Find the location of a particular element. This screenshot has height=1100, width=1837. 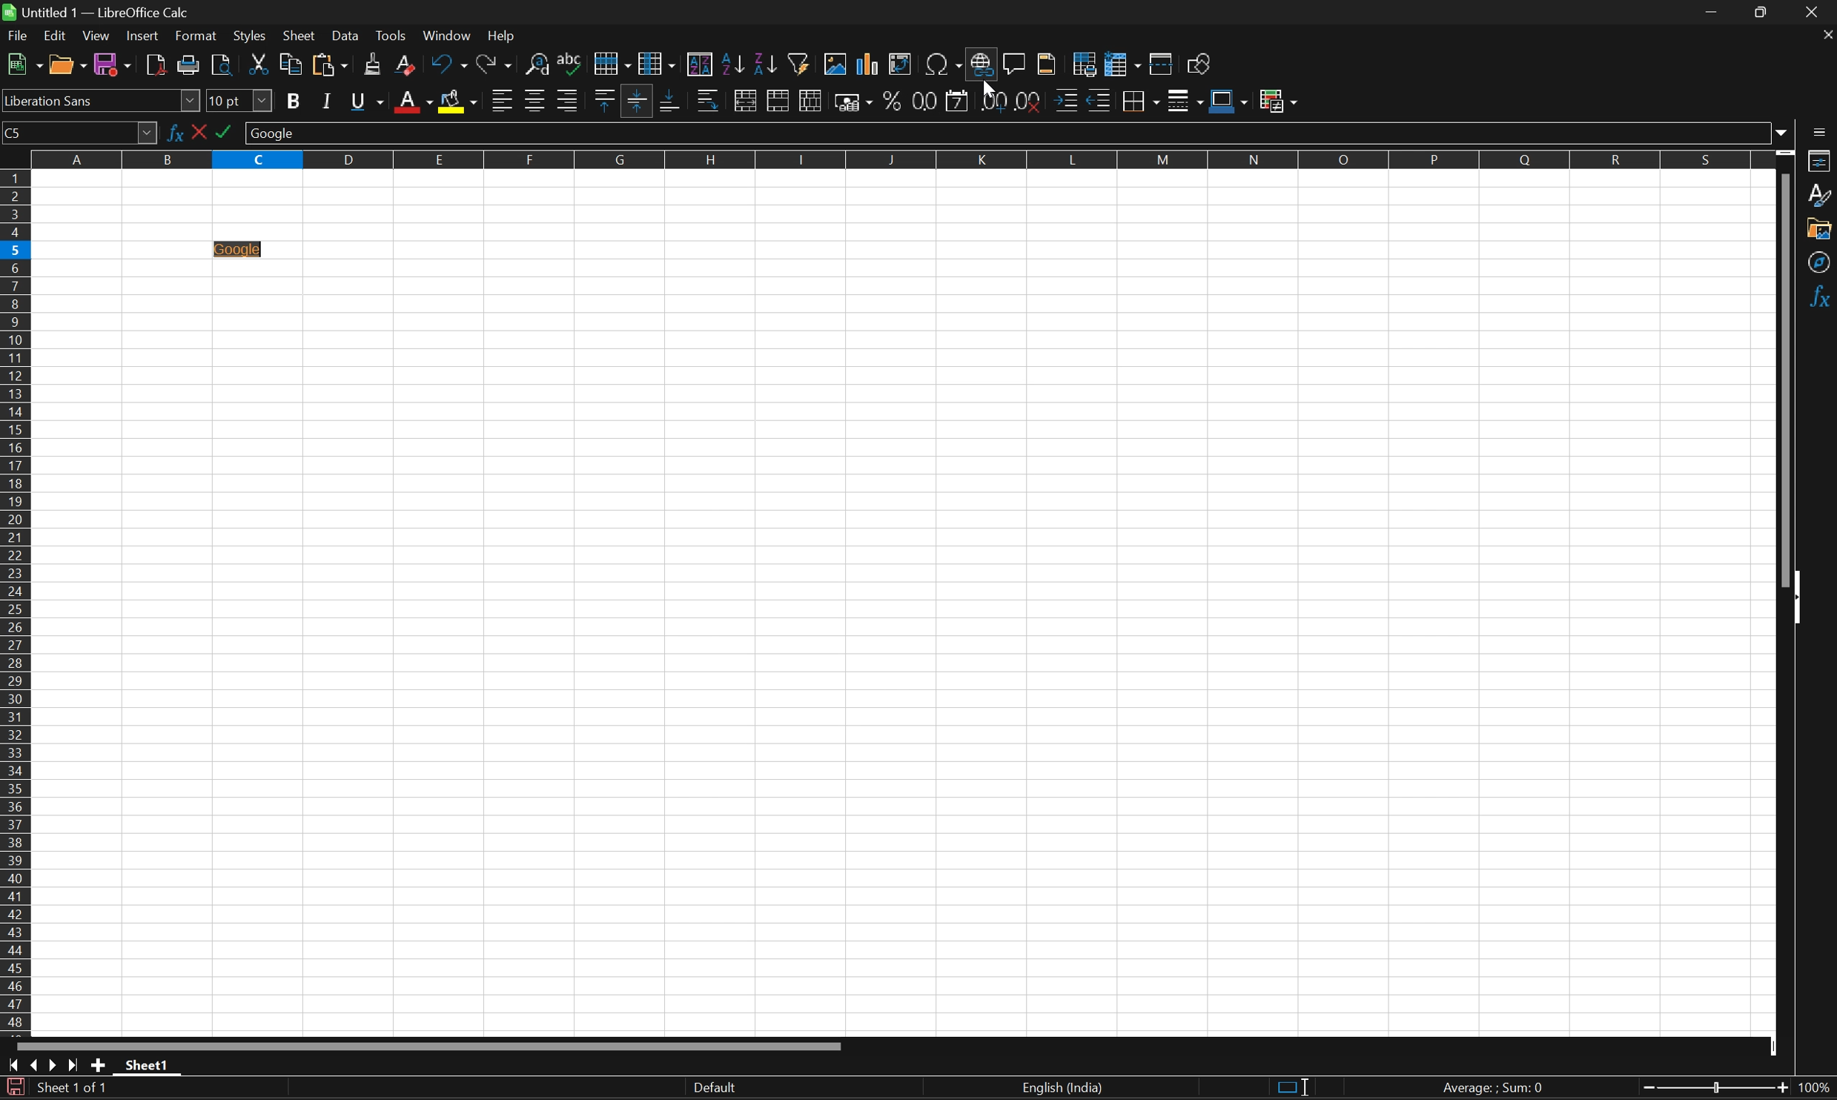

Help is located at coordinates (503, 36).